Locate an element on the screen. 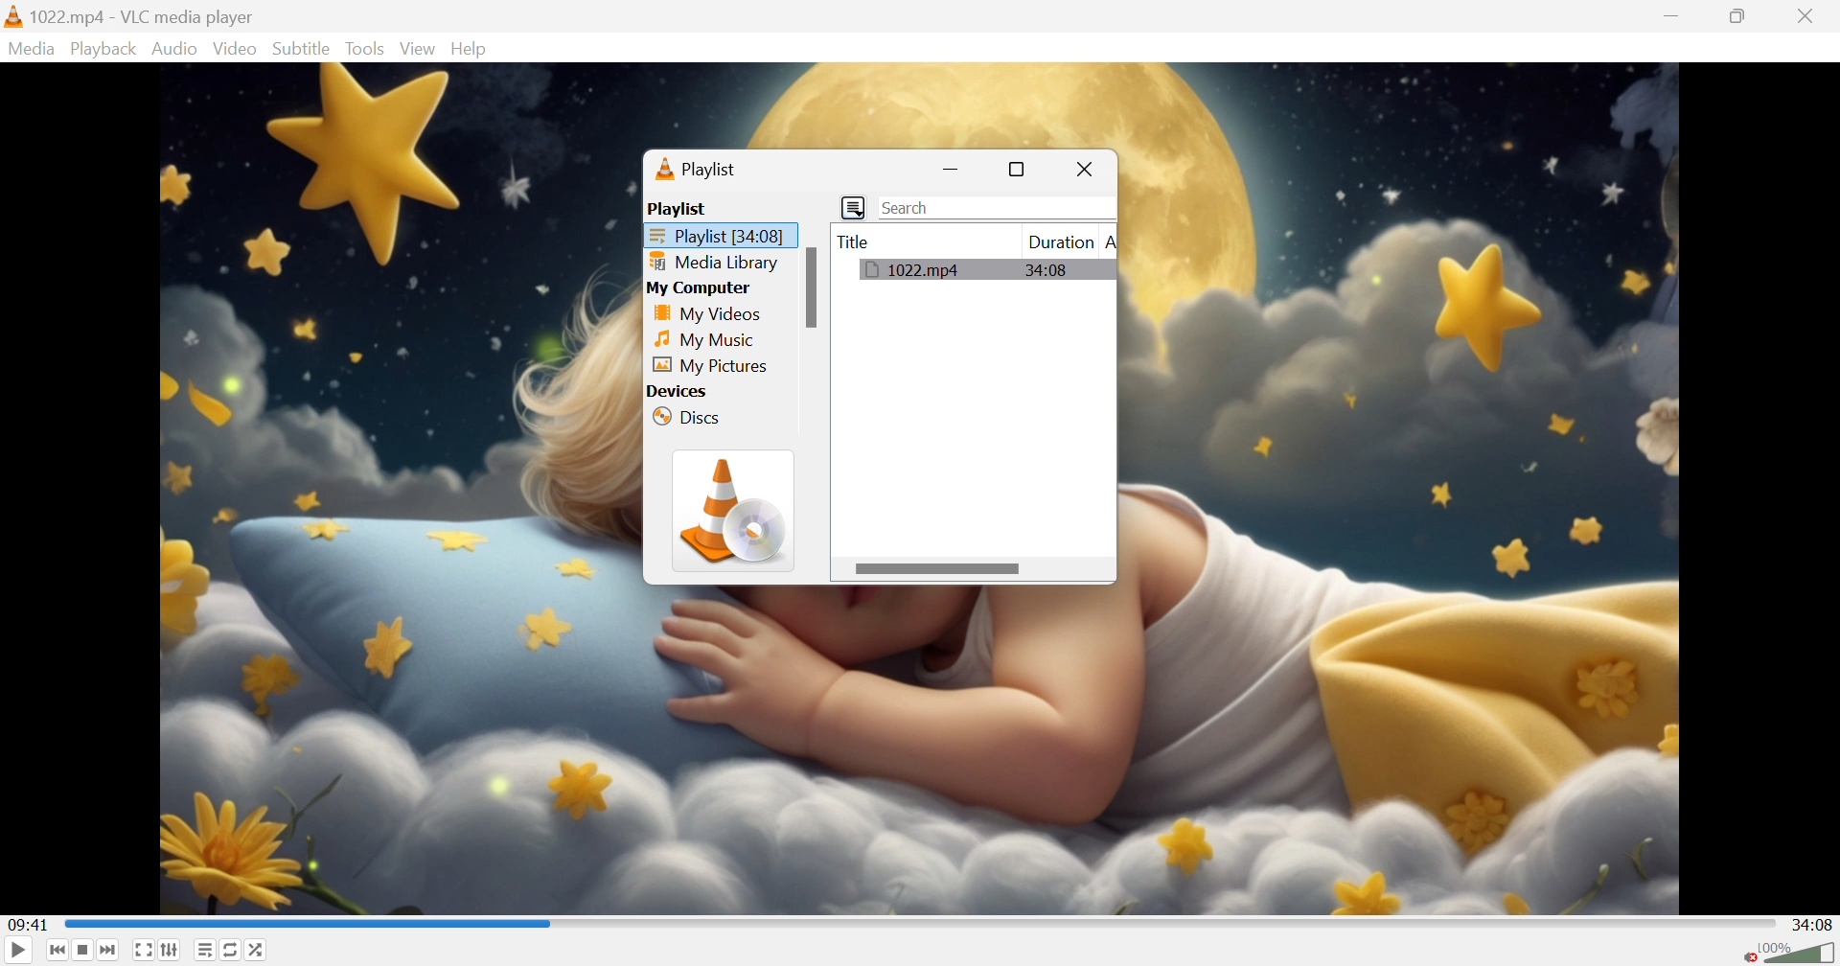 The width and height of the screenshot is (1840, 966). Media is located at coordinates (29, 48).